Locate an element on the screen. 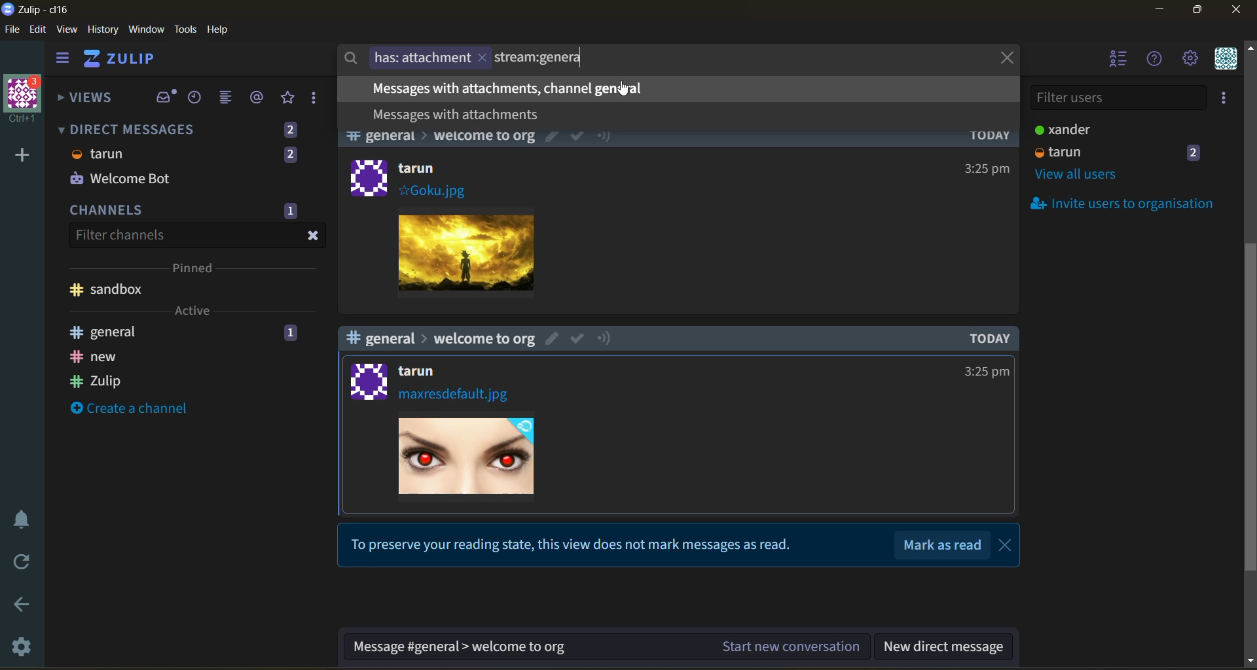 The height and width of the screenshot is (670, 1257). help is located at coordinates (1155, 60).